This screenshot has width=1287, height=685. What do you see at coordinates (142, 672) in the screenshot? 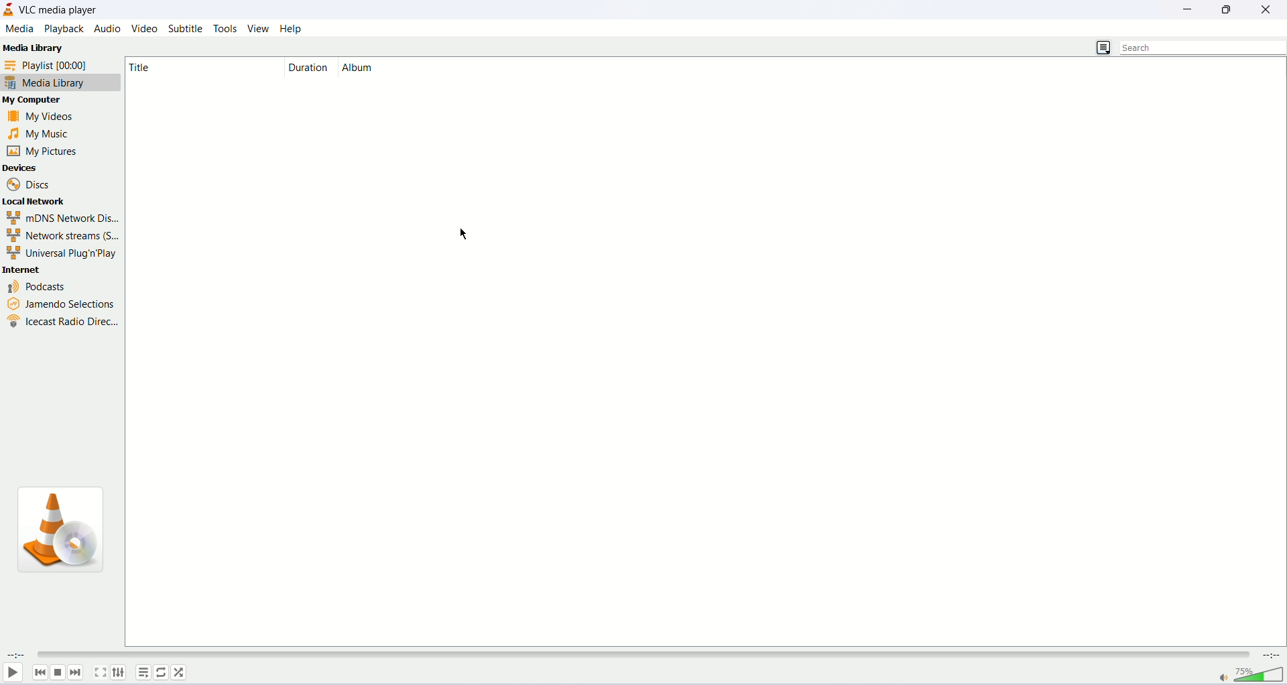
I see `playlist` at bounding box center [142, 672].